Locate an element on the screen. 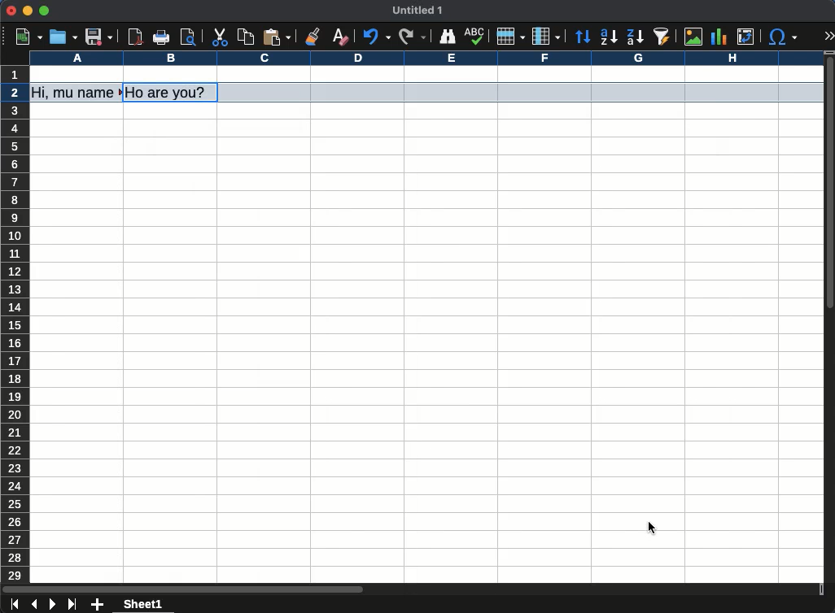 The width and height of the screenshot is (835, 613). minimize is located at coordinates (27, 11).